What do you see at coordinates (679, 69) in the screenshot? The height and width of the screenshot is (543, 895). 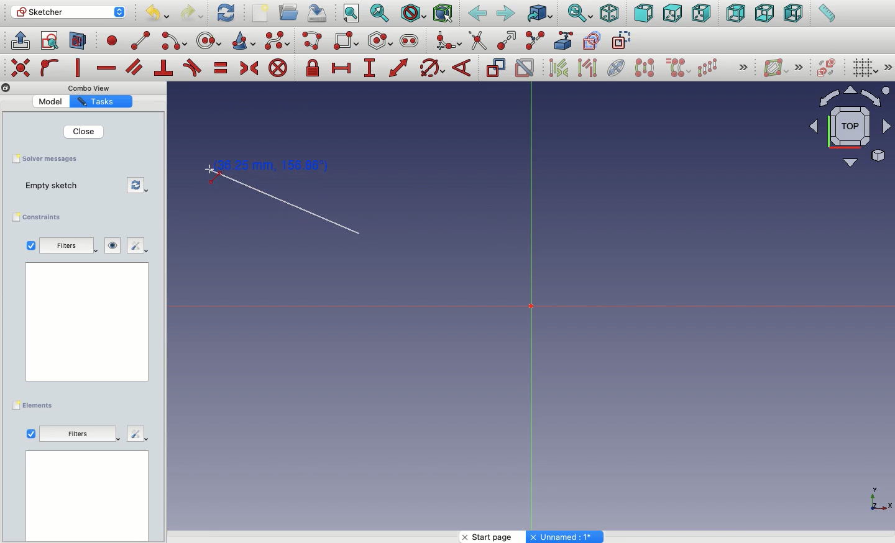 I see `Clone` at bounding box center [679, 69].